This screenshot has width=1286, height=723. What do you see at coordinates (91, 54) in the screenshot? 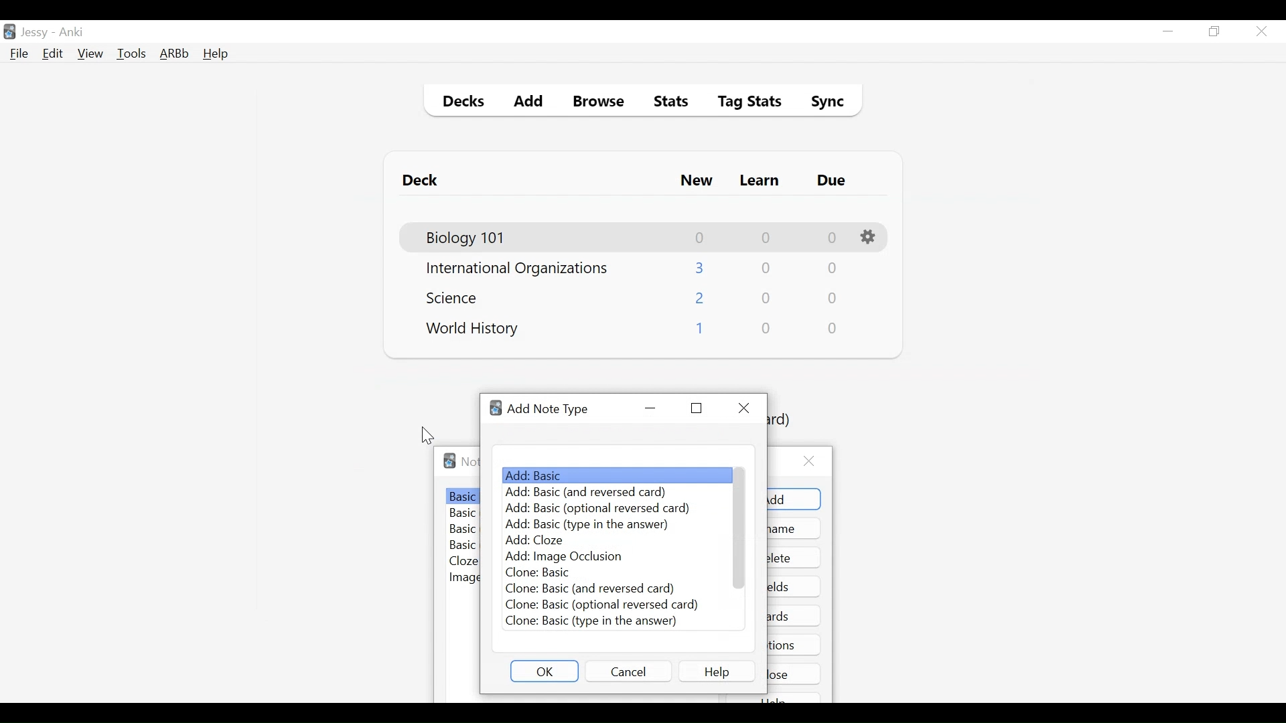
I see `View` at bounding box center [91, 54].